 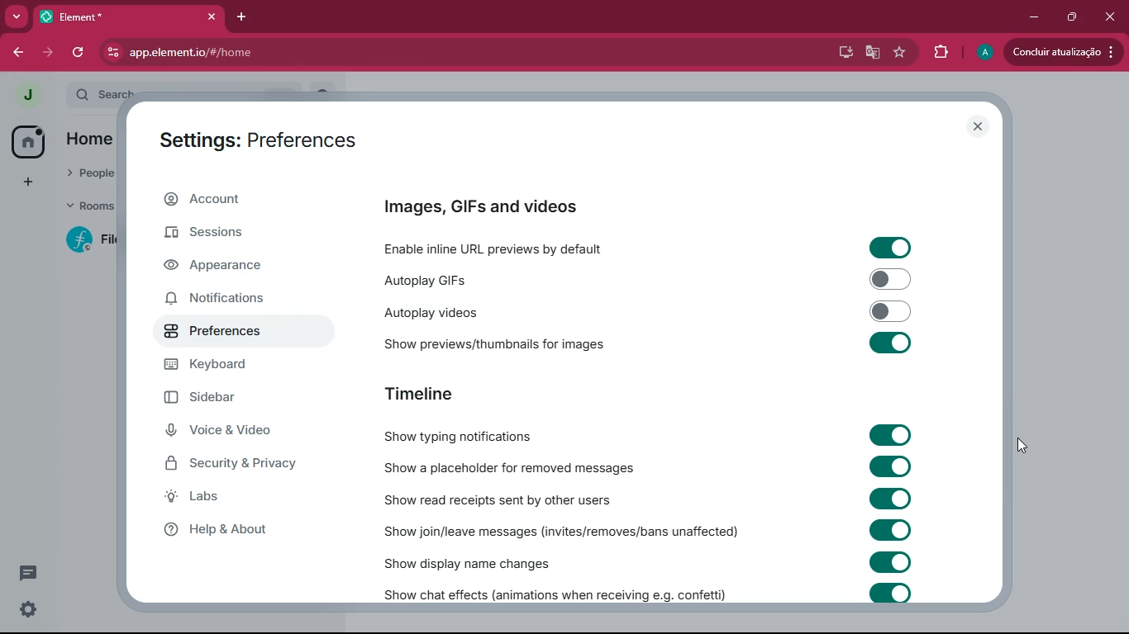 I want to click on toggle on/off, so click(x=892, y=594).